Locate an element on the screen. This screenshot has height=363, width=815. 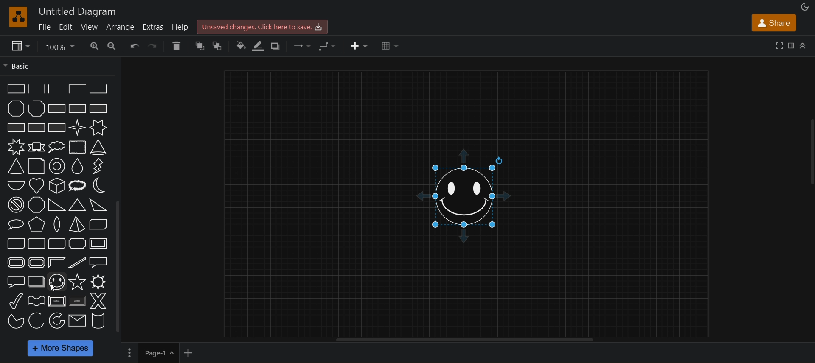
more shapes is located at coordinates (60, 349).